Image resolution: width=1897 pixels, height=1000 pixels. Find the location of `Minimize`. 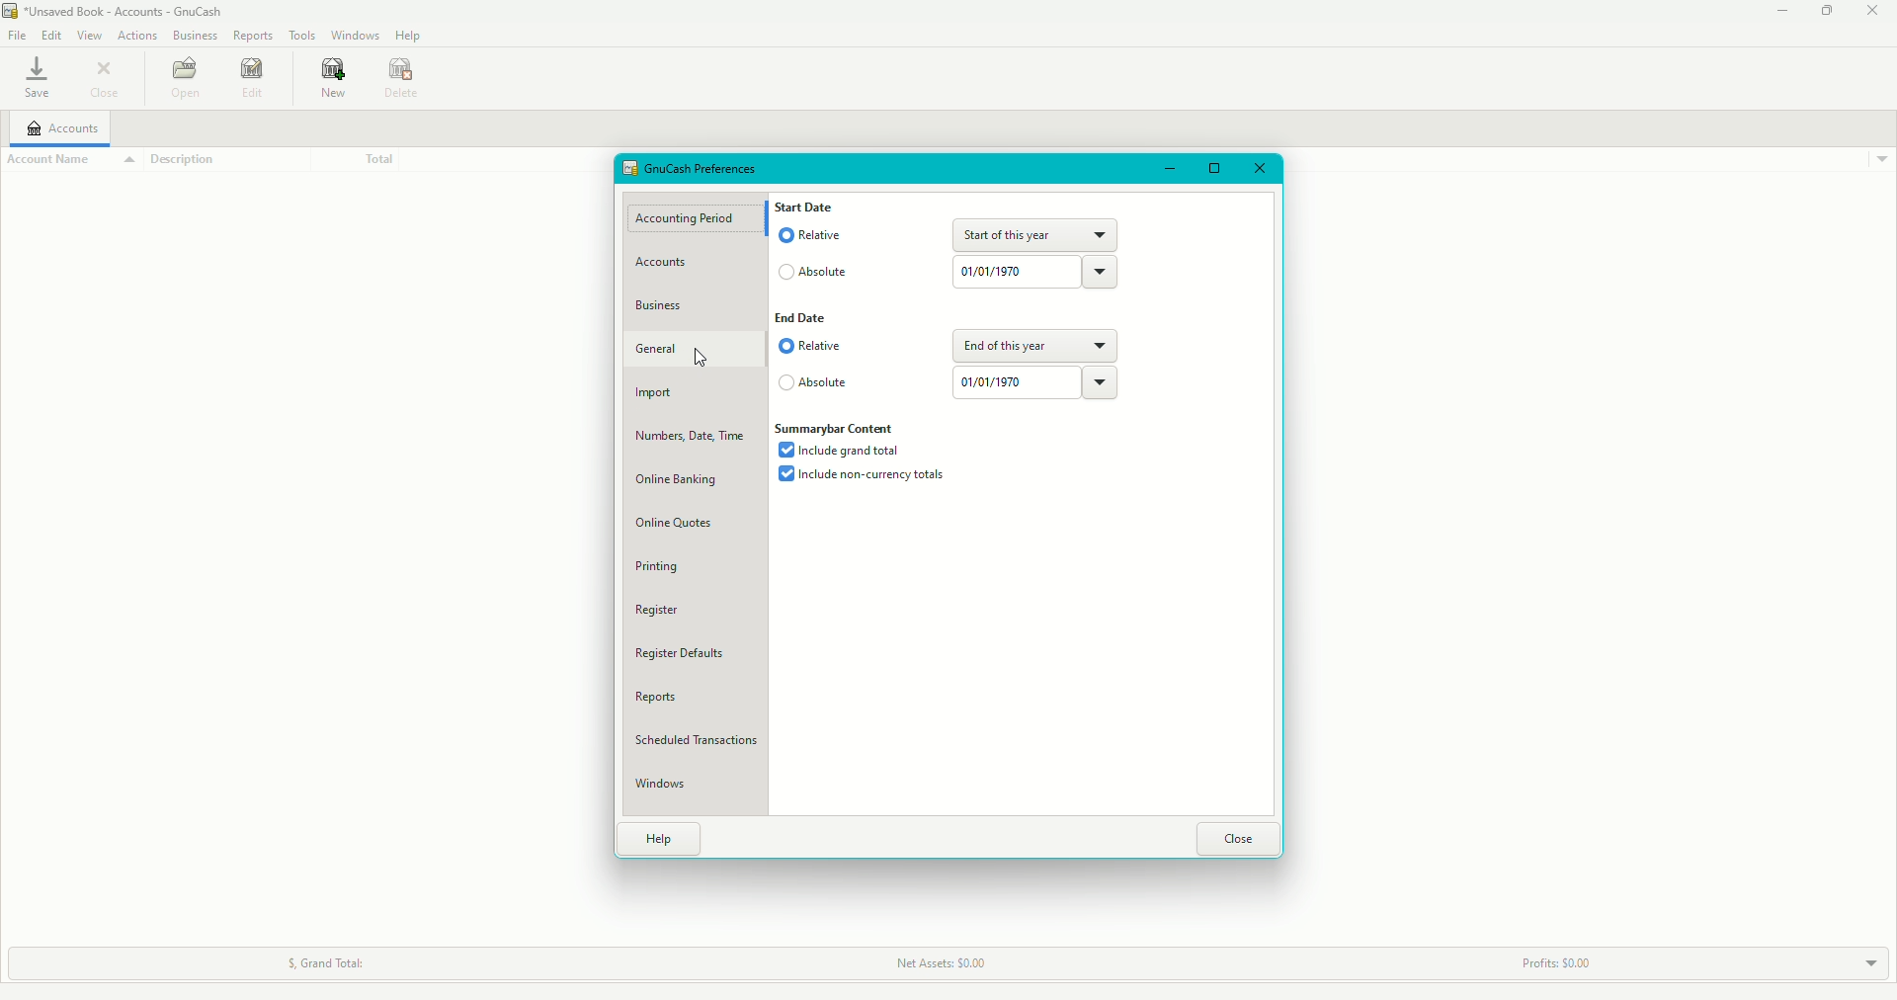

Minimize is located at coordinates (1165, 167).